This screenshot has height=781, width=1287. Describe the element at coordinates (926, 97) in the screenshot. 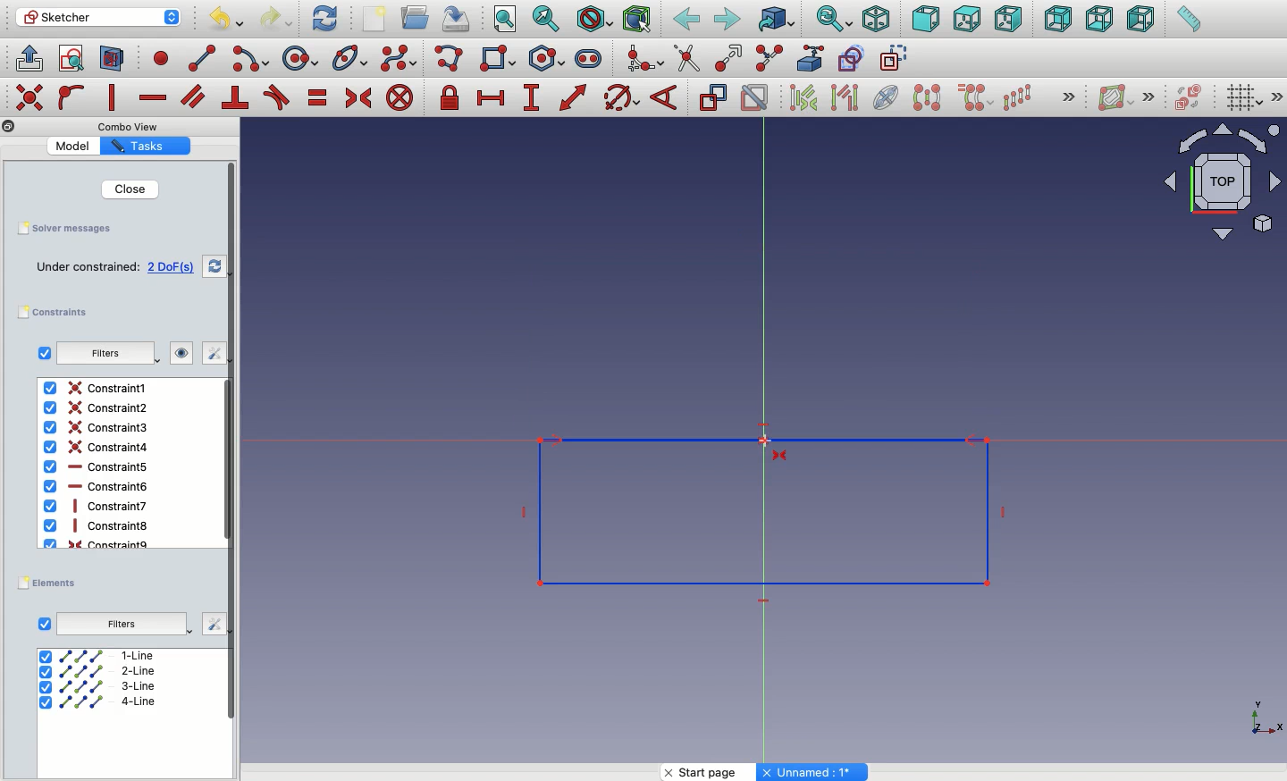

I see `Symmetry` at that location.